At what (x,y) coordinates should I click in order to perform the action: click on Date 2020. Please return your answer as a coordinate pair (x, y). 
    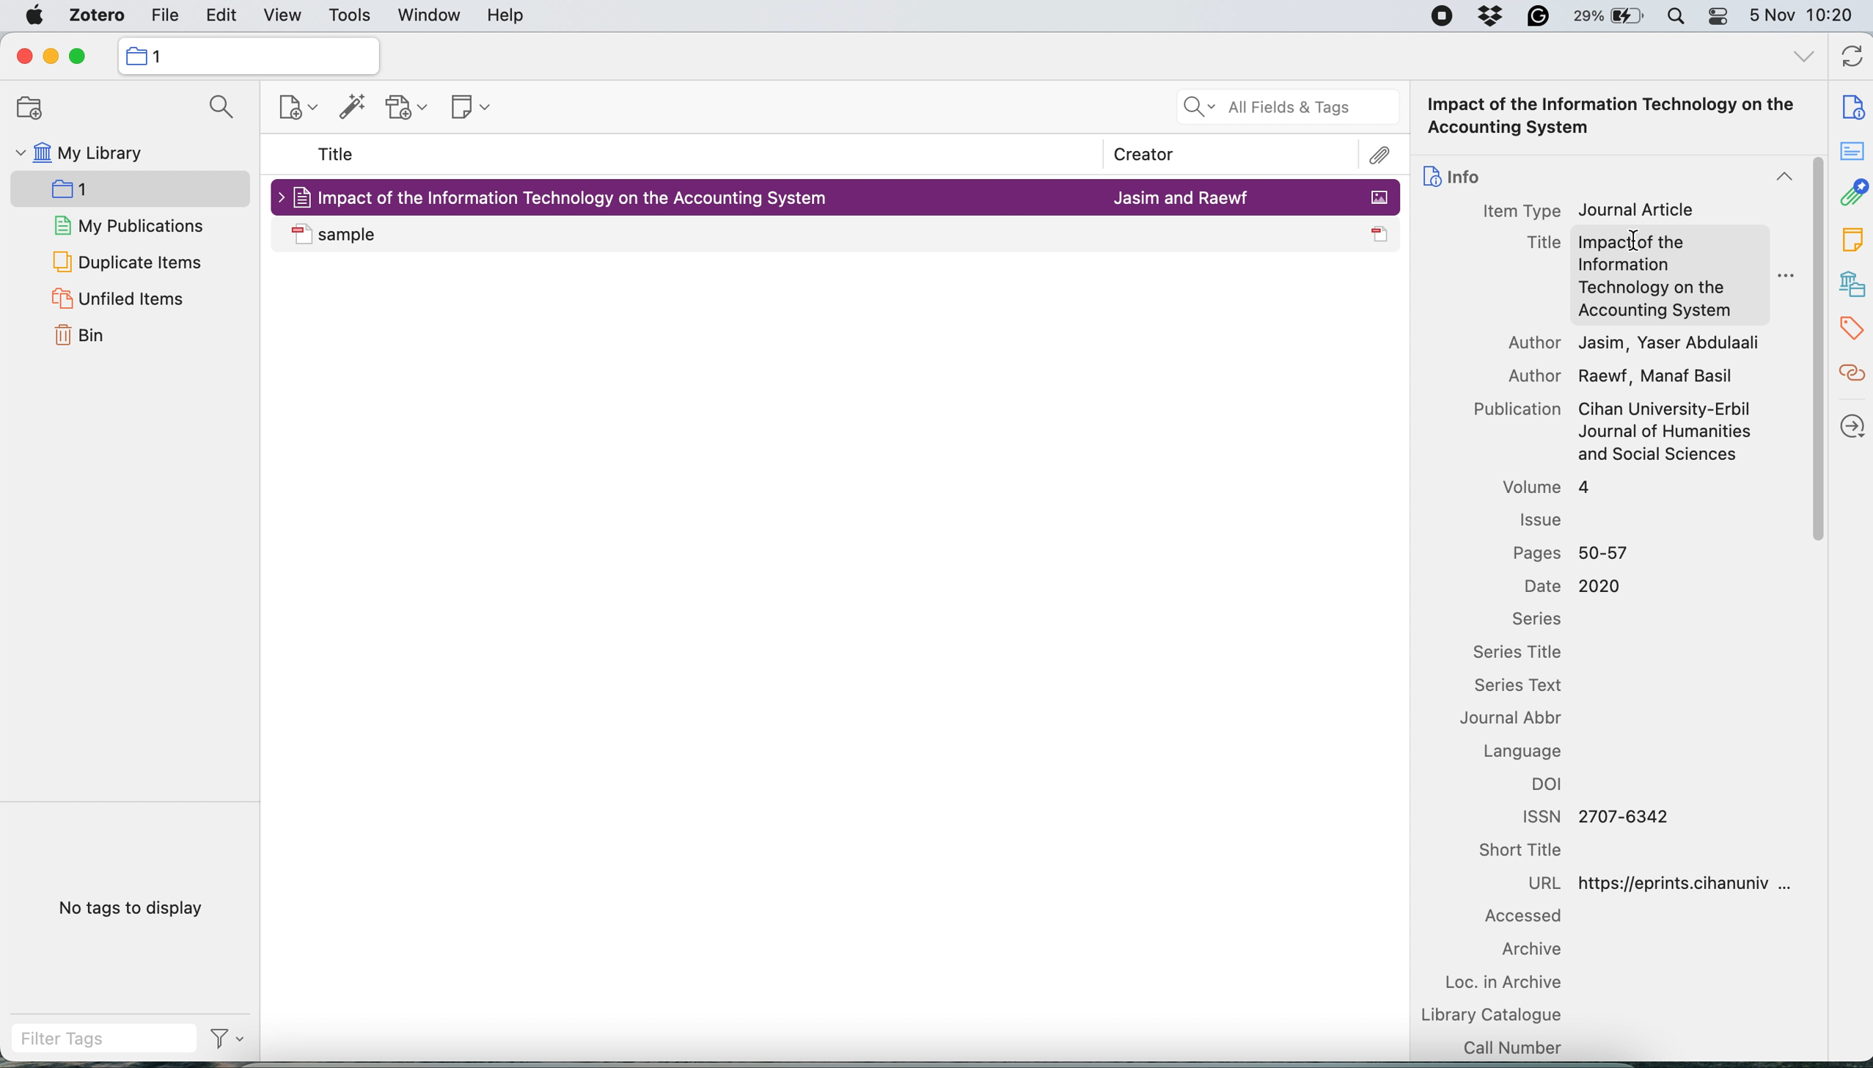
    Looking at the image, I should click on (1580, 587).